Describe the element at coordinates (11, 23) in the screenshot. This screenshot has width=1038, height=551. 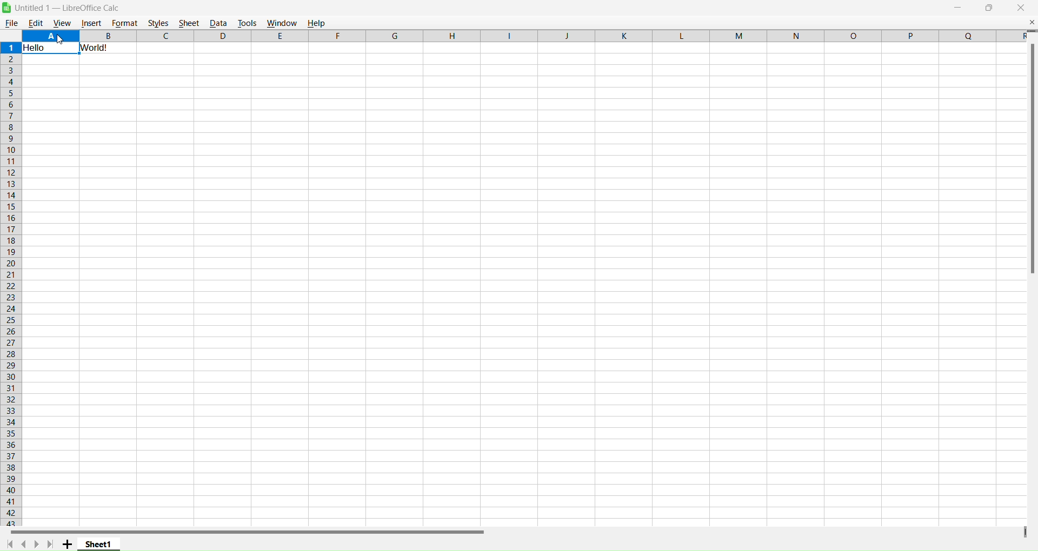
I see `File` at that location.